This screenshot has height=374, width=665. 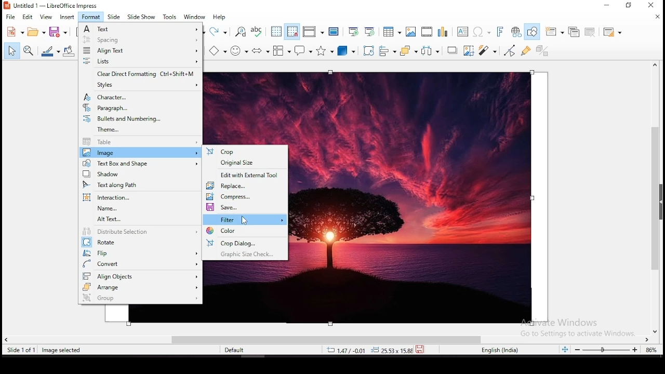 What do you see at coordinates (370, 31) in the screenshot?
I see `start from current slide` at bounding box center [370, 31].